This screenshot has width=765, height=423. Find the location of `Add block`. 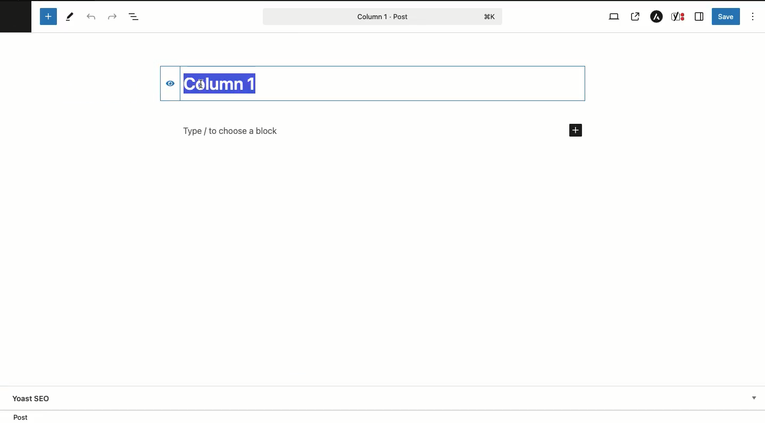

Add block is located at coordinates (48, 16).